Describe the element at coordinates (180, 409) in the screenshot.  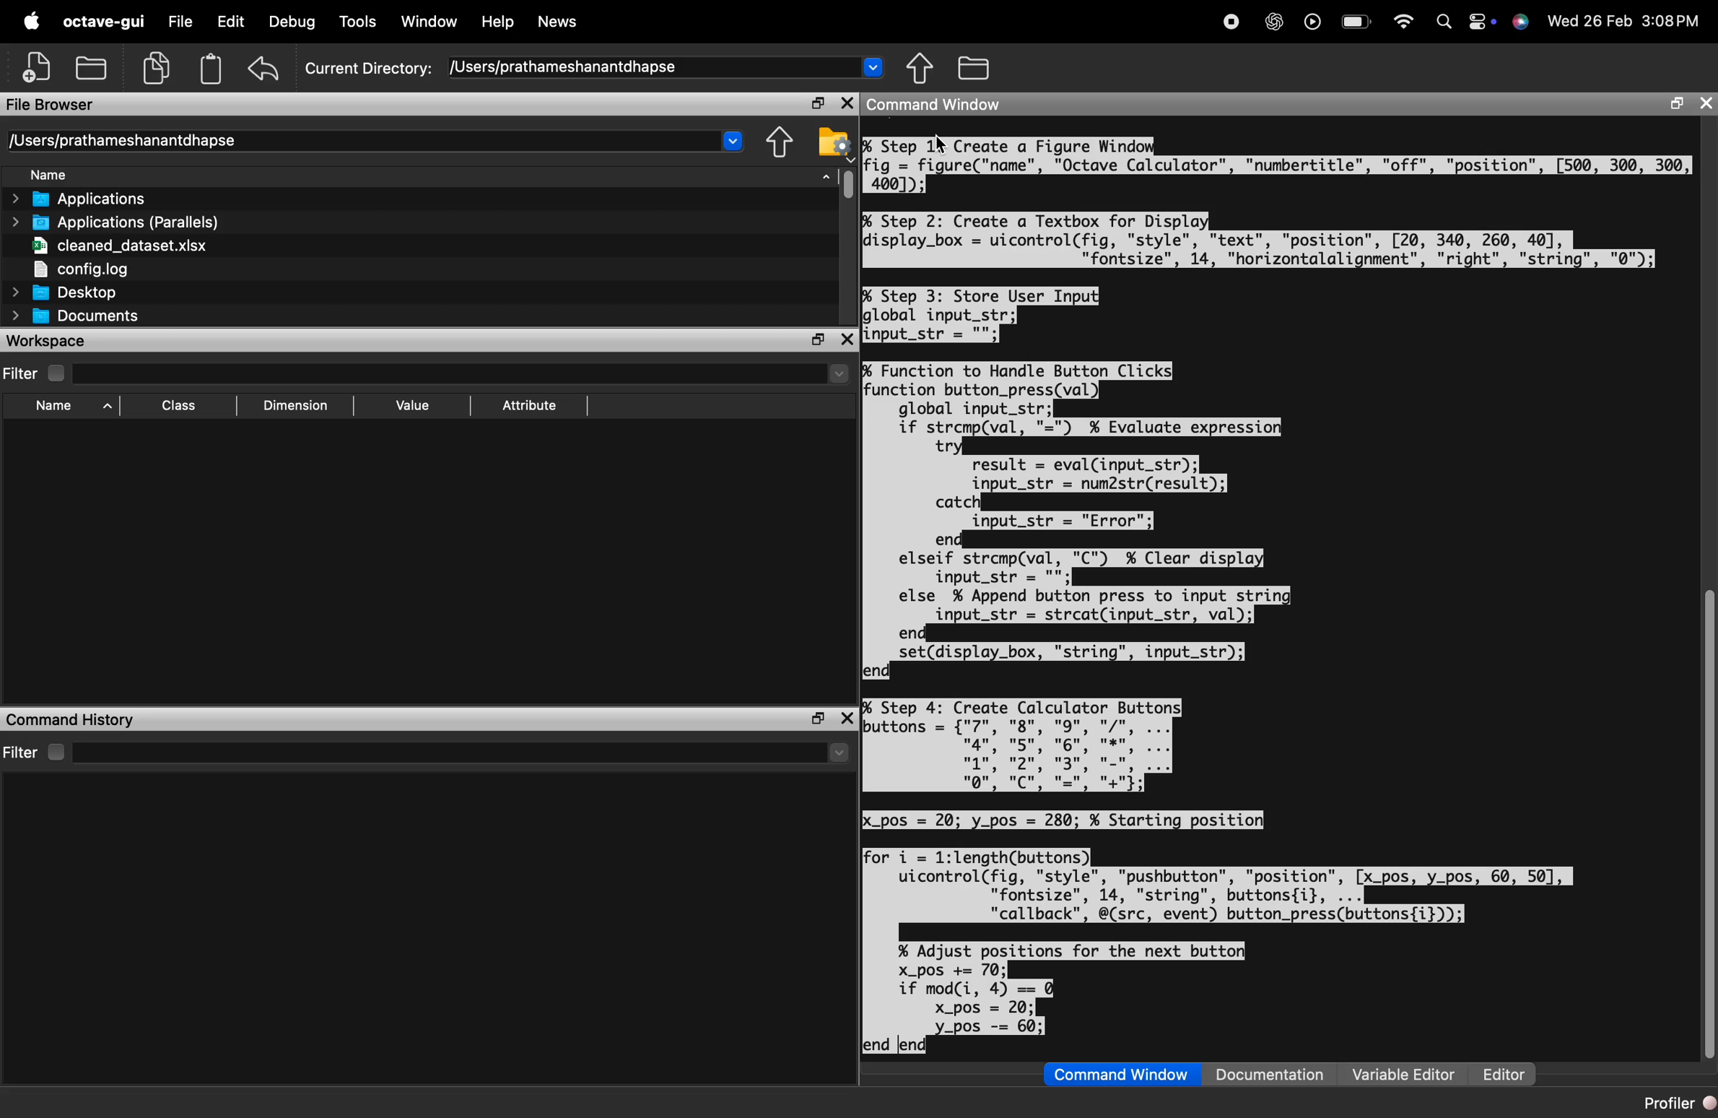
I see `Class` at that location.